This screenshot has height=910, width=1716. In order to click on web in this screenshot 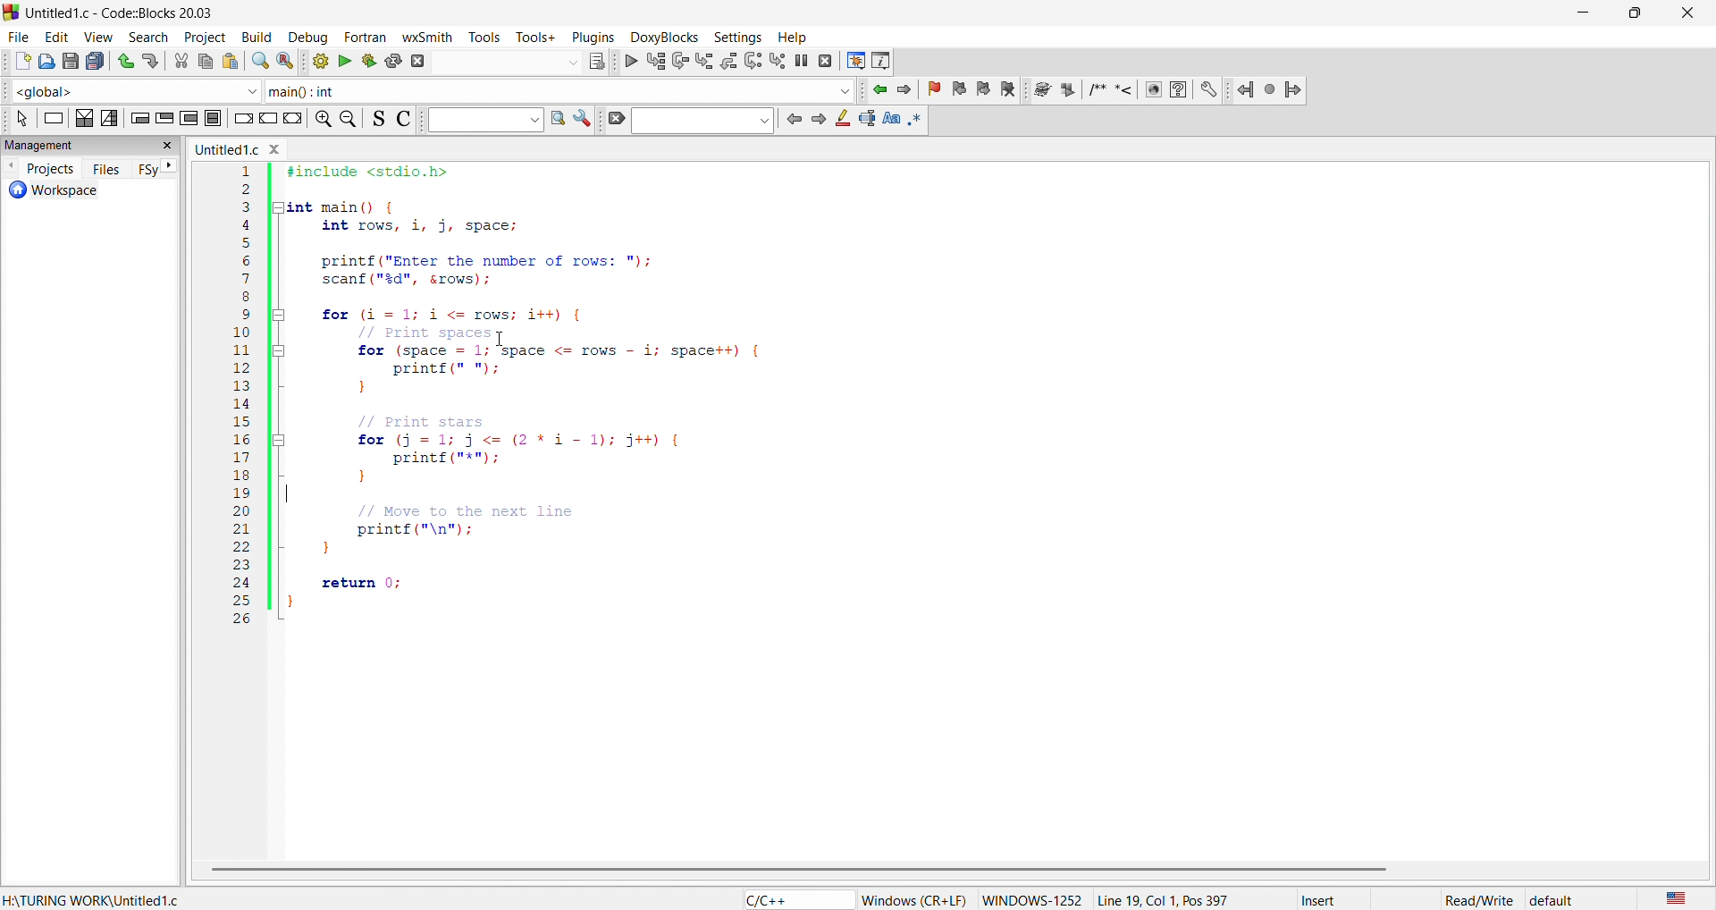, I will do `click(1151, 89)`.